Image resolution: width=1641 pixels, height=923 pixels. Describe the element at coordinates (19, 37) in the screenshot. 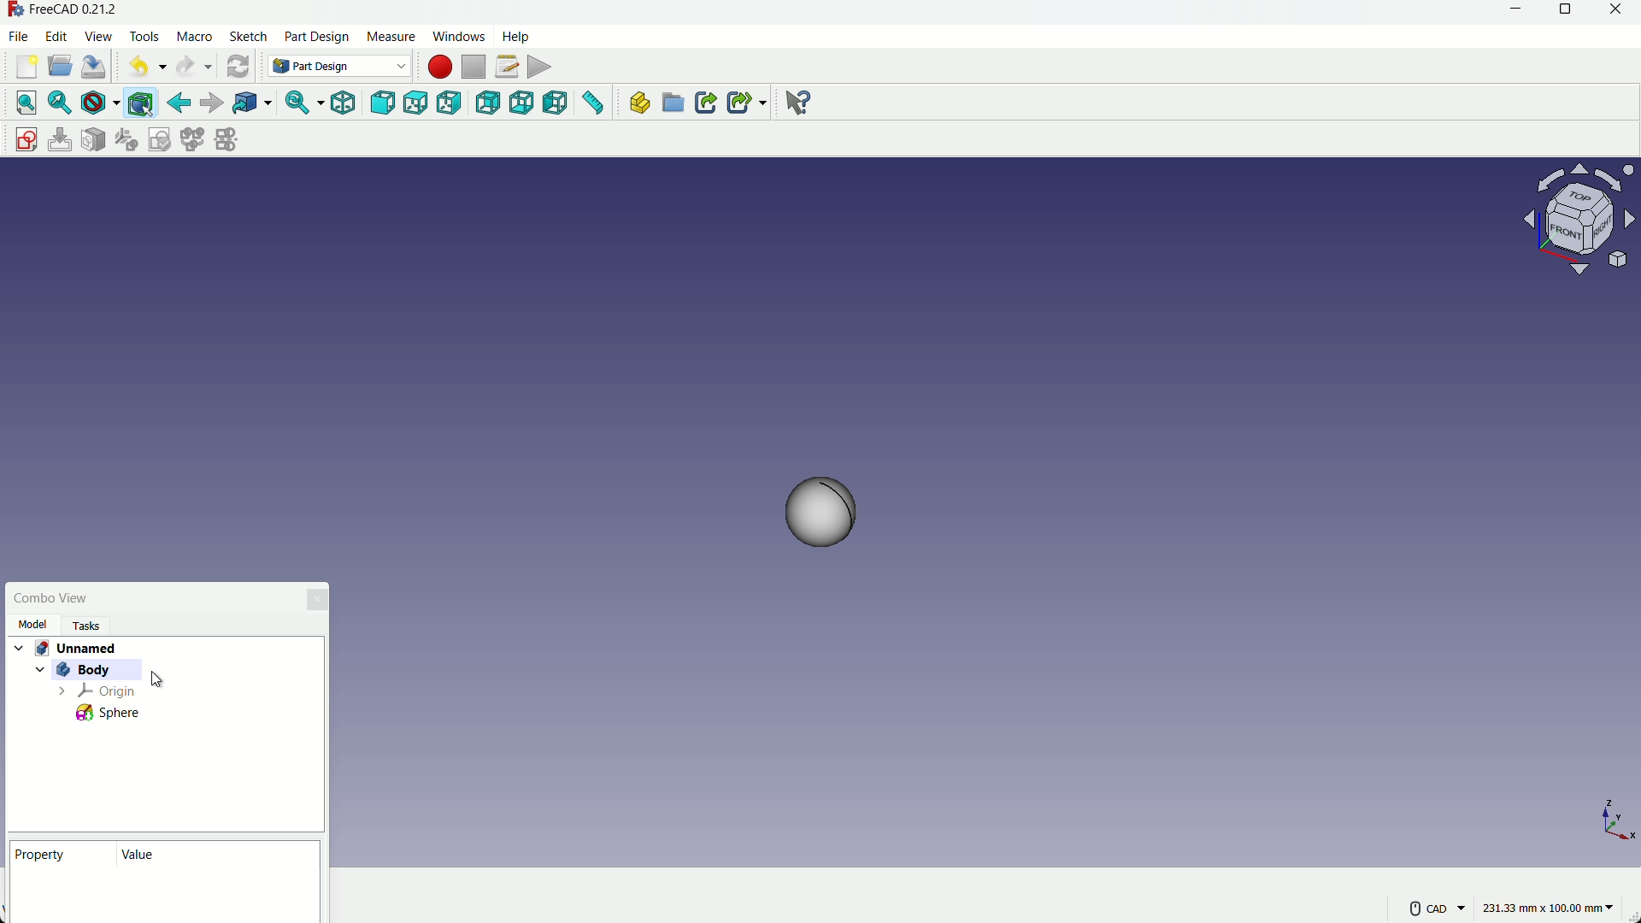

I see `file menu` at that location.